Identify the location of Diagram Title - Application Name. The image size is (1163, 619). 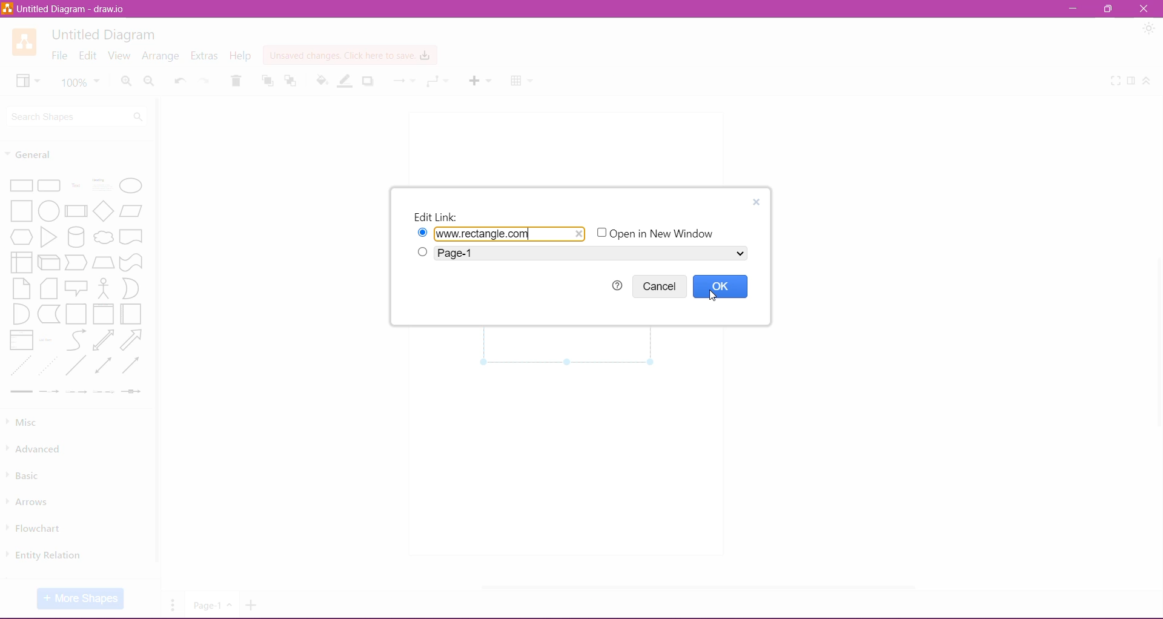
(65, 8).